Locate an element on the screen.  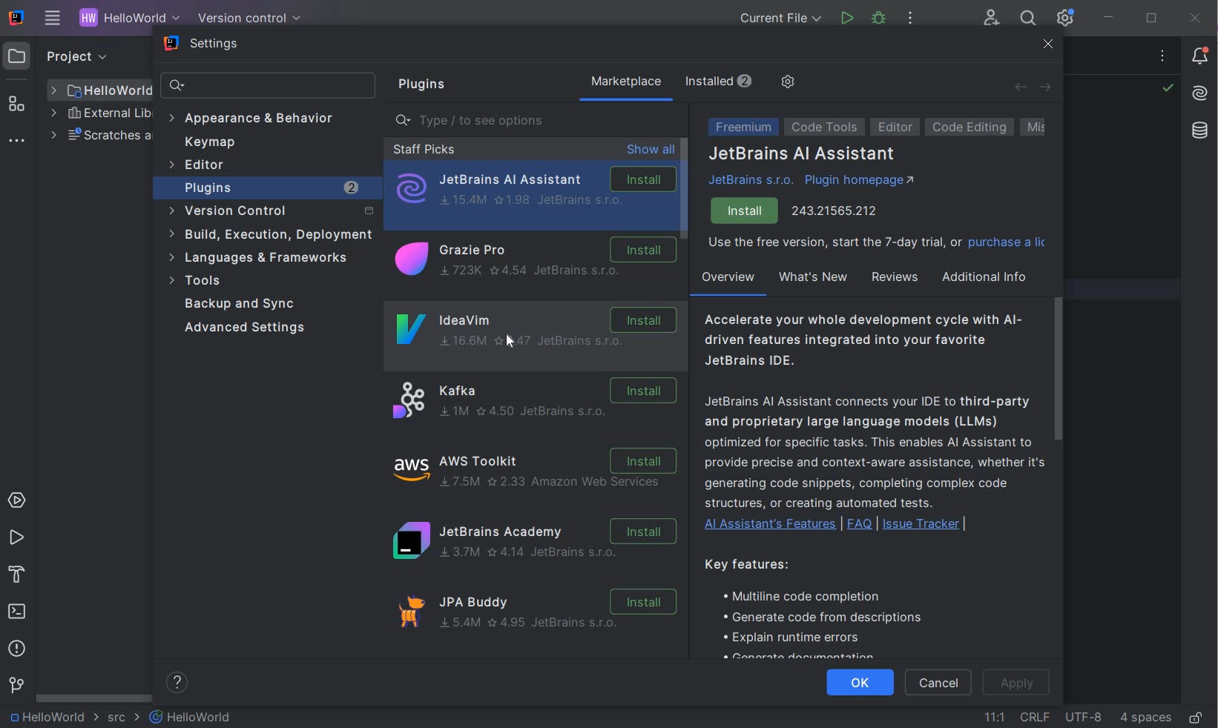
IDE AND PROJECT SETTINGS is located at coordinates (1064, 19).